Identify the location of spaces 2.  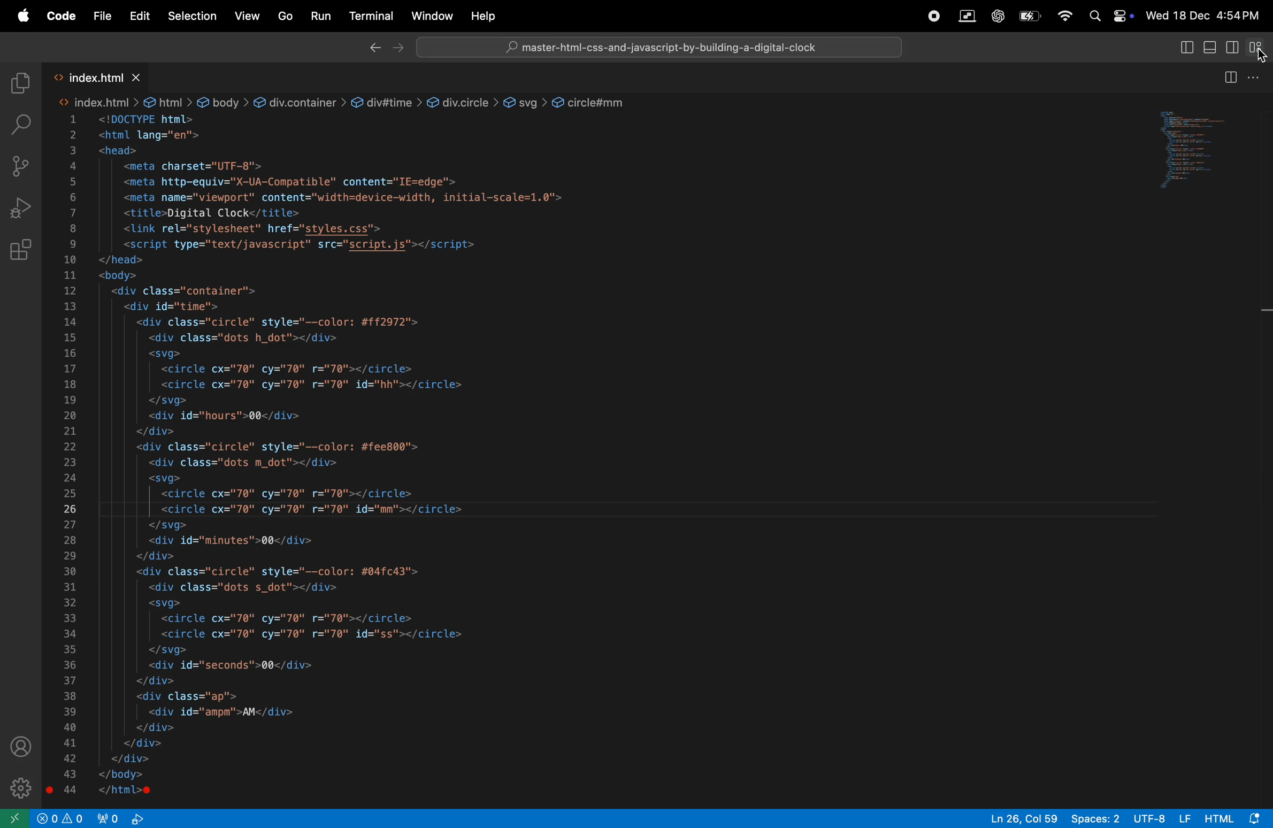
(1095, 818).